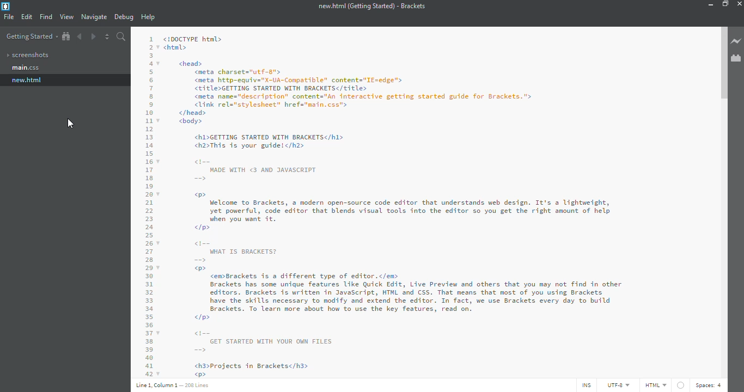 The width and height of the screenshot is (744, 392). I want to click on screenshots, so click(27, 55).